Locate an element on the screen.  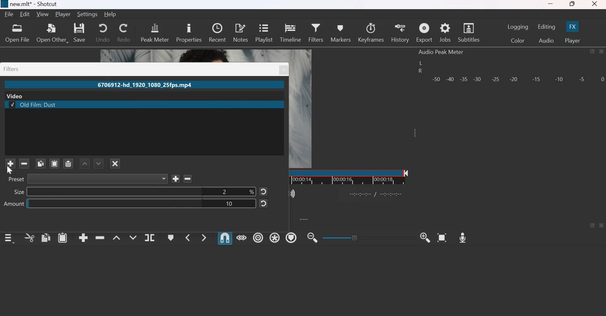
Move filter up is located at coordinates (85, 164).